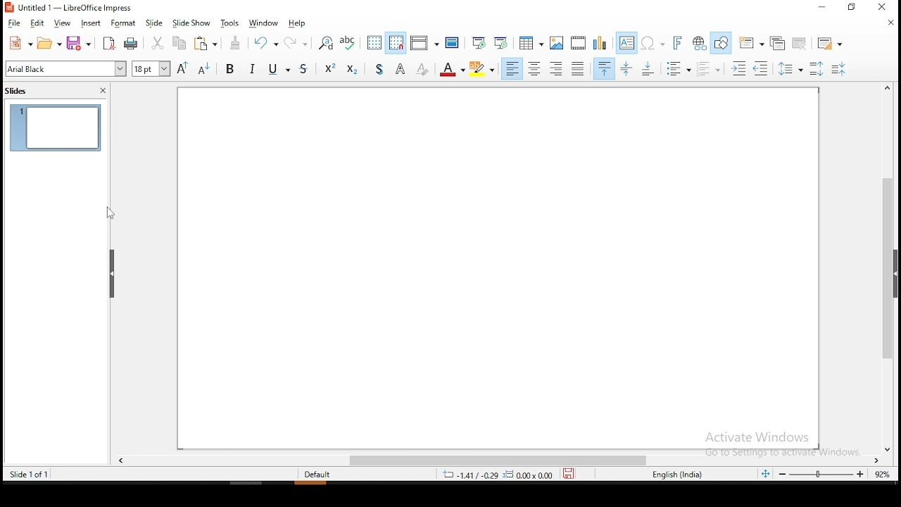 The width and height of the screenshot is (901, 507). What do you see at coordinates (780, 42) in the screenshot?
I see `duplicate slide` at bounding box center [780, 42].